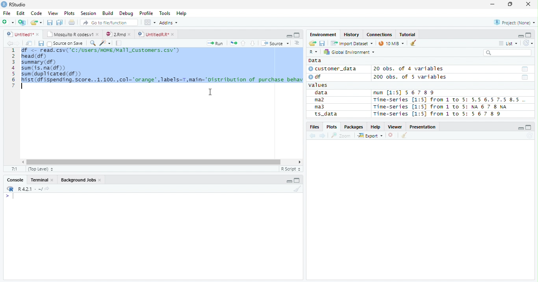 This screenshot has height=282, width=538. Describe the element at coordinates (252, 44) in the screenshot. I see `Down` at that location.